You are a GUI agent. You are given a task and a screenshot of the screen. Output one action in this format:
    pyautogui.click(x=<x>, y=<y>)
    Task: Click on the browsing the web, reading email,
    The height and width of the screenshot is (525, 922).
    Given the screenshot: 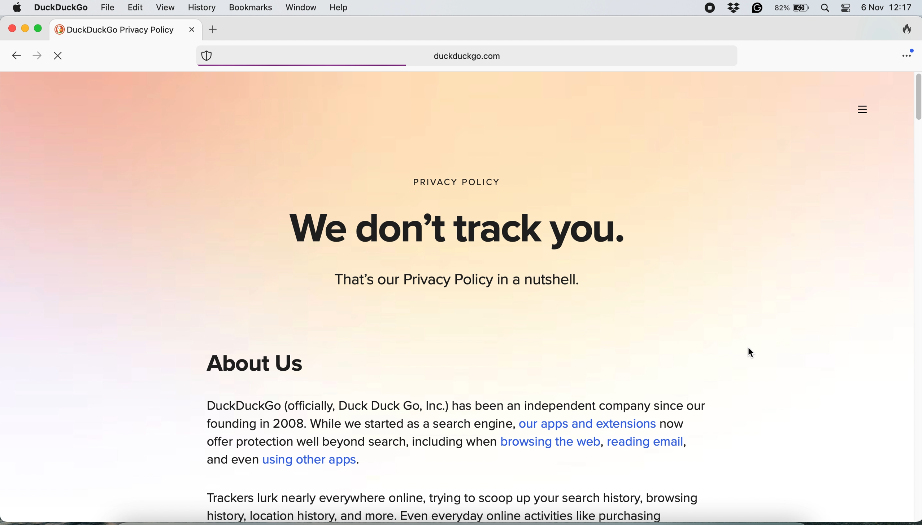 What is the action you would take?
    pyautogui.click(x=593, y=441)
    